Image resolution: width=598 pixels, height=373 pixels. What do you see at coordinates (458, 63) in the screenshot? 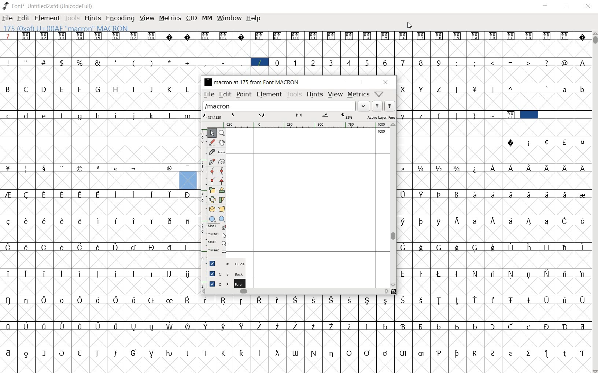
I see `:` at bounding box center [458, 63].